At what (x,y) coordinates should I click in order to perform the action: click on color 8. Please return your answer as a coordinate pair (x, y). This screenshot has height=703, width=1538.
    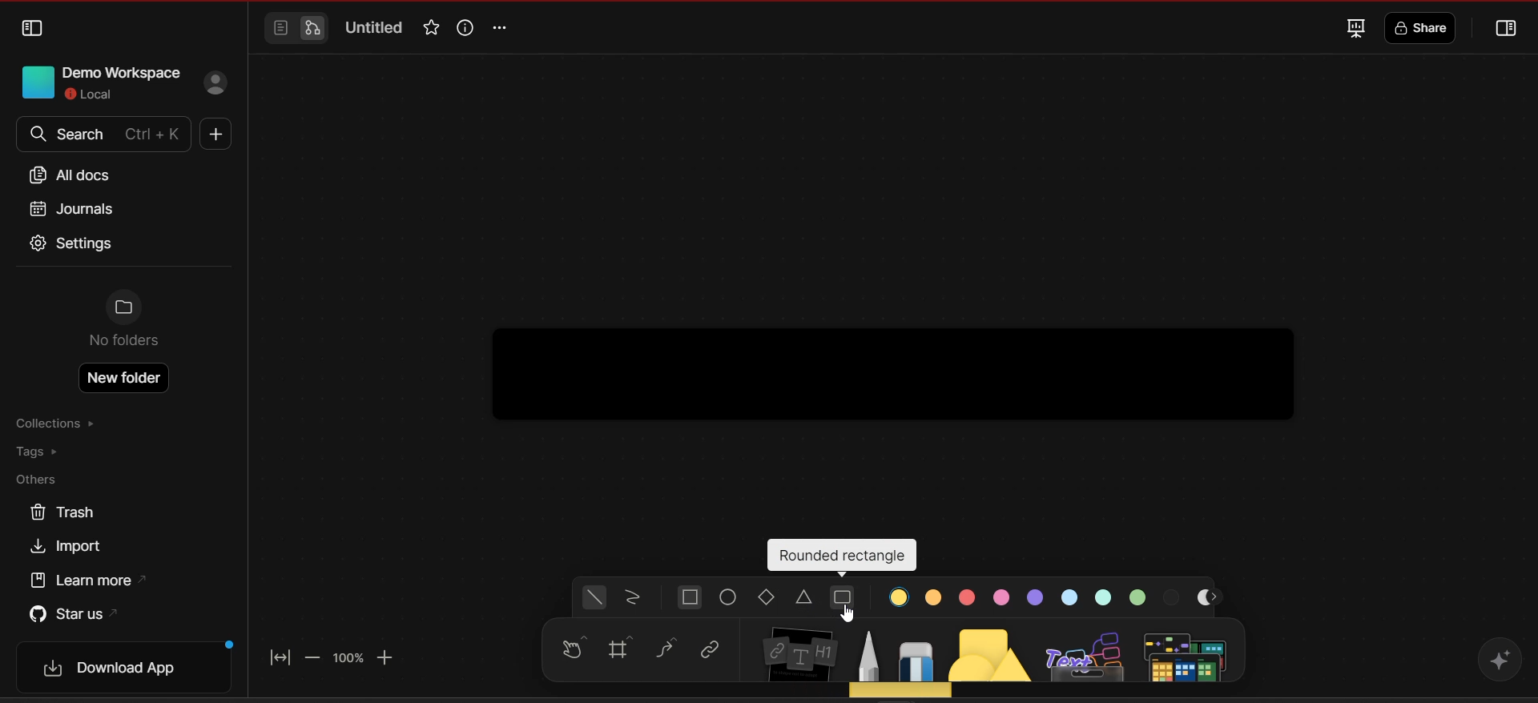
    Looking at the image, I should click on (1140, 596).